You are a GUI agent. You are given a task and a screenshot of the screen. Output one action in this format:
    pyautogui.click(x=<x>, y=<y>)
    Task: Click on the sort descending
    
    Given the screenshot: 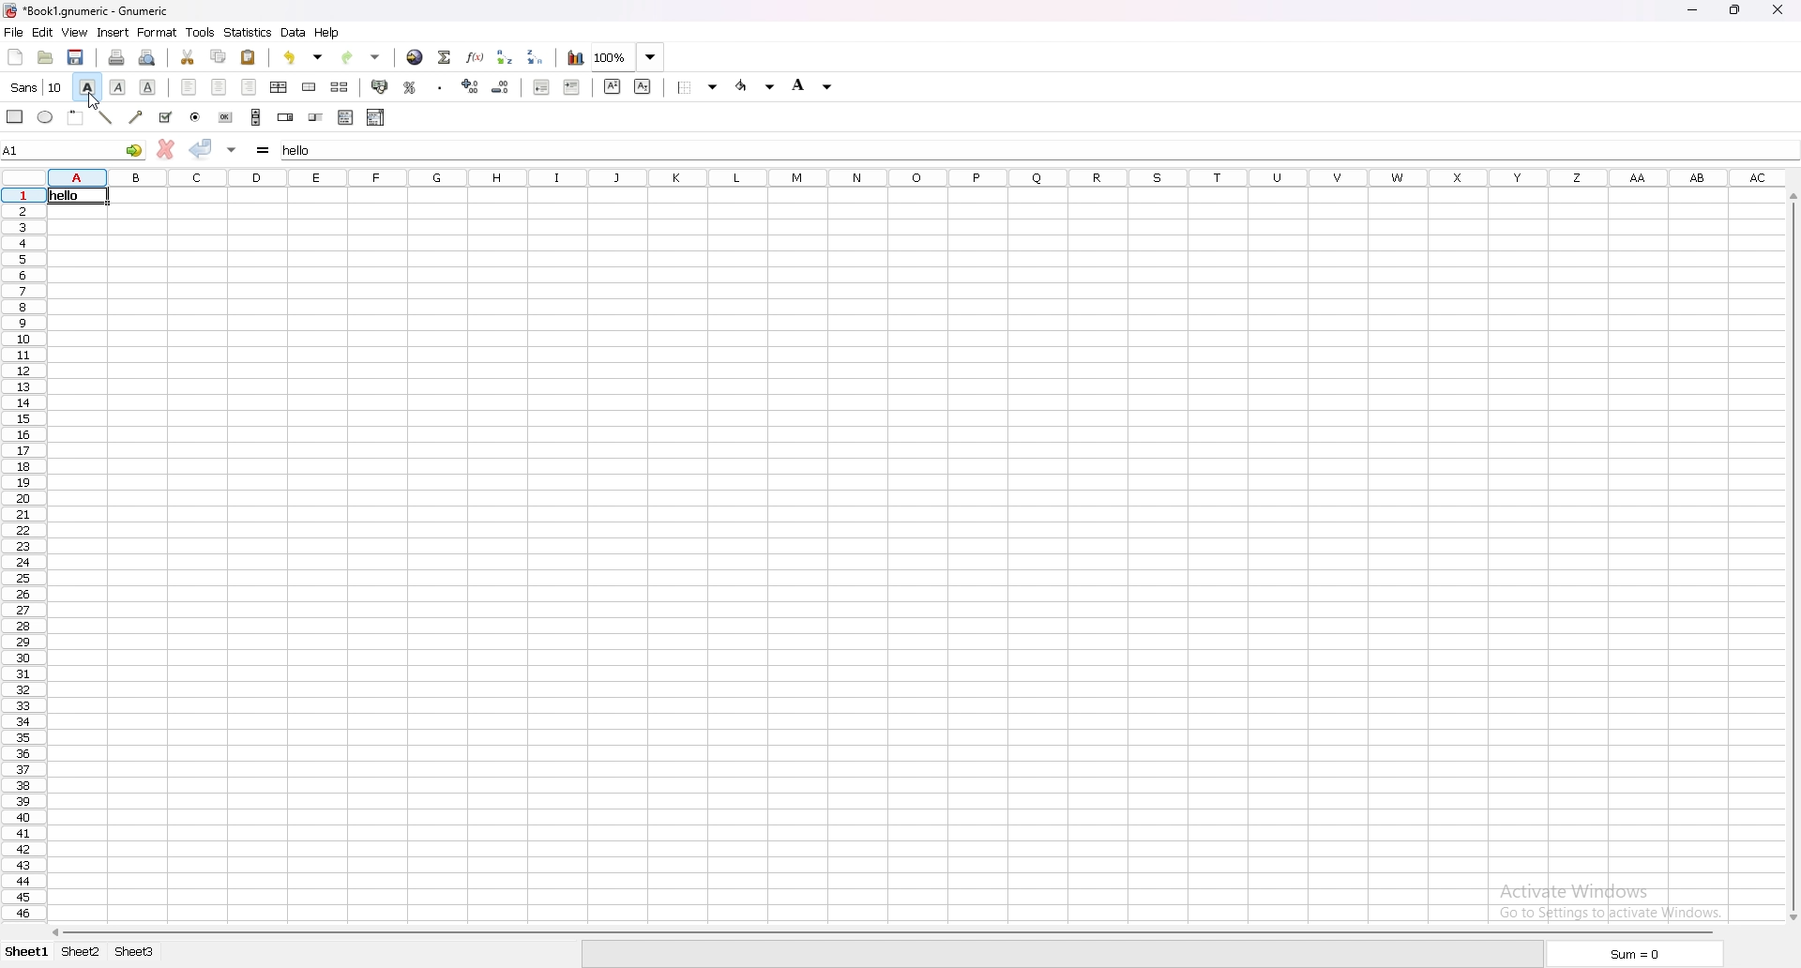 What is the action you would take?
    pyautogui.click(x=534, y=57)
    